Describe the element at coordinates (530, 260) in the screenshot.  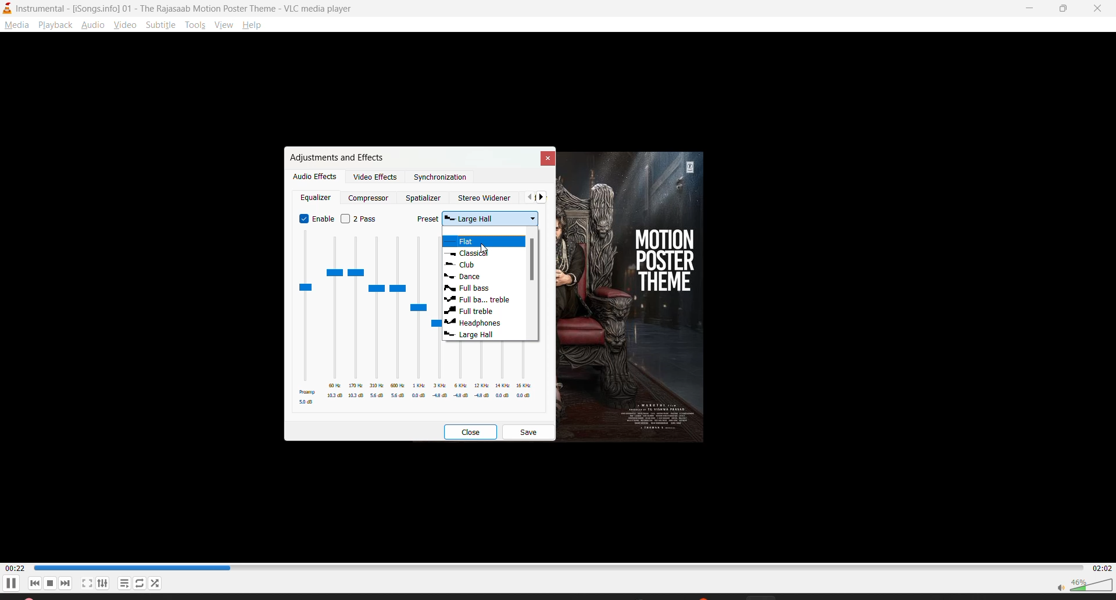
I see `vertical scroll bar` at that location.